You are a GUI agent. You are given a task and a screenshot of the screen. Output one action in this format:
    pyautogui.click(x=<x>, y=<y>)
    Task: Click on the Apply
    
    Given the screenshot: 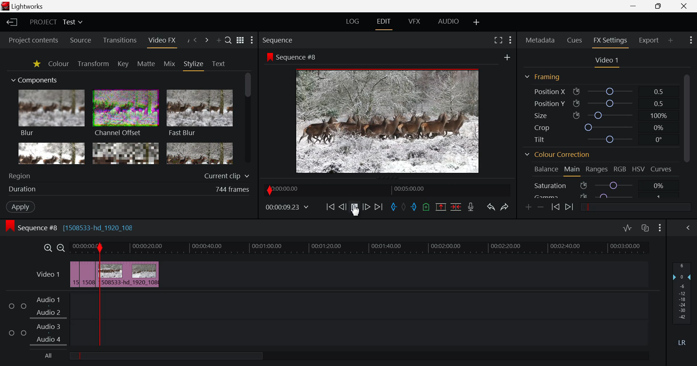 What is the action you would take?
    pyautogui.click(x=20, y=207)
    